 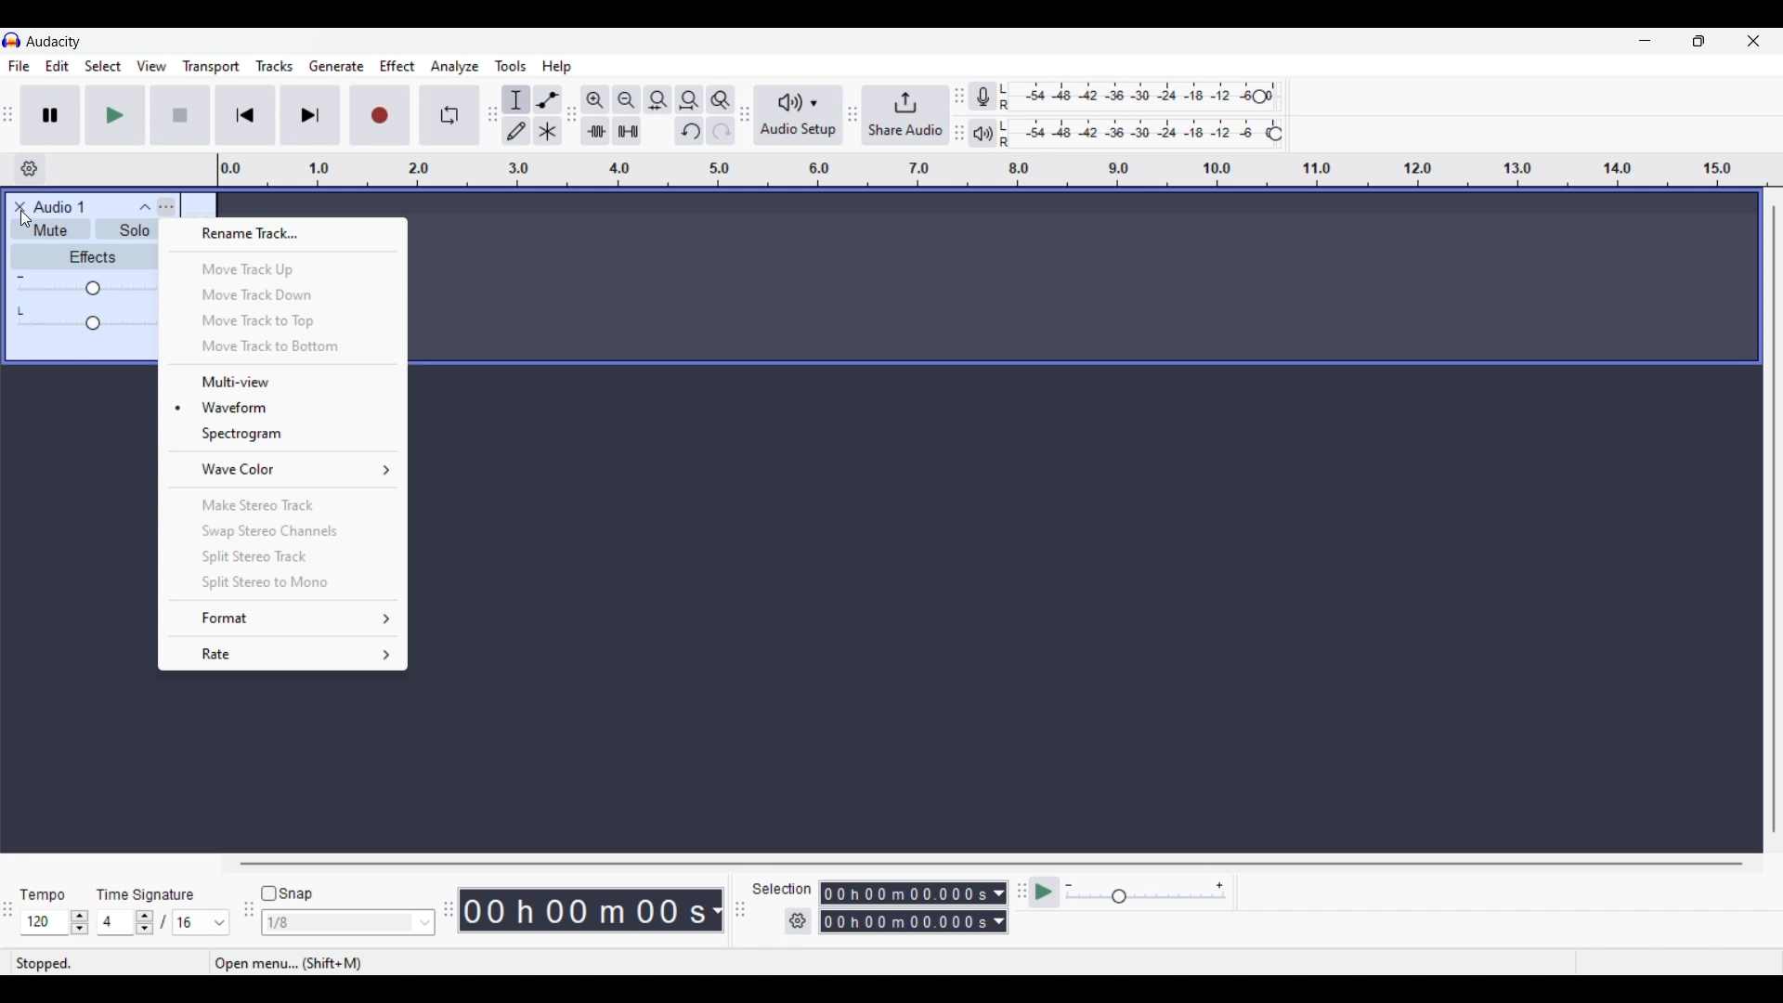 I want to click on Metrics to calculate recording, so click(x=717, y=910).